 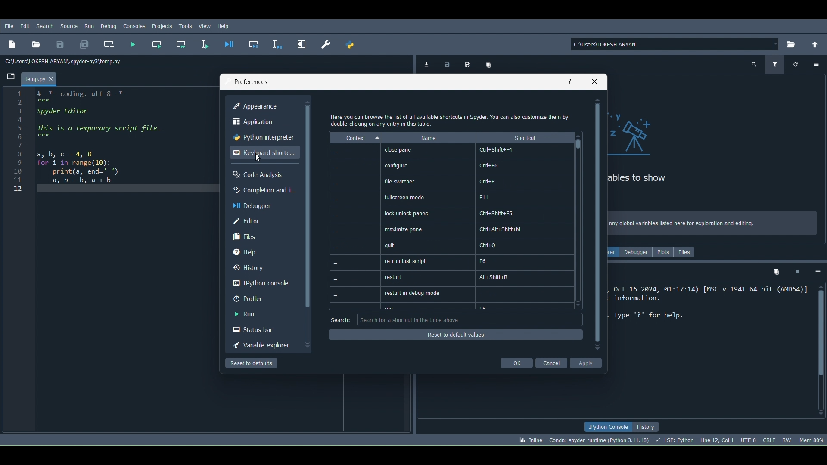 I want to click on Interrupt kernel, so click(x=796, y=271).